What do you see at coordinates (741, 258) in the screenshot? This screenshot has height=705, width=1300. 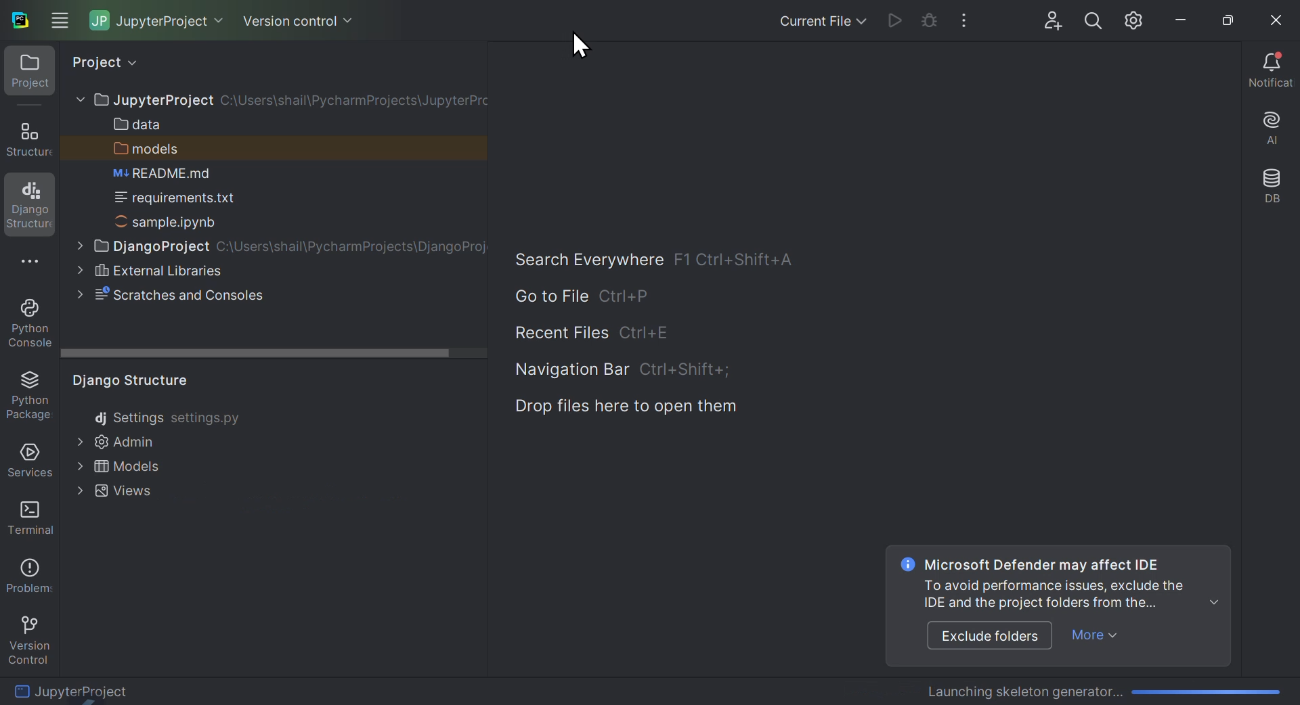 I see `shortcut` at bounding box center [741, 258].